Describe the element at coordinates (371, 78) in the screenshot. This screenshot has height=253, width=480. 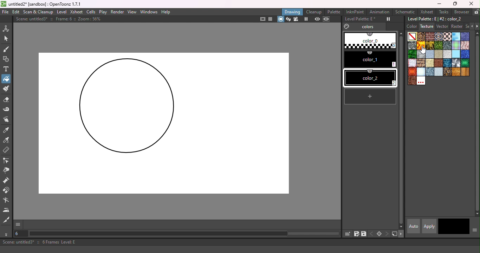
I see `#2 color_2` at that location.